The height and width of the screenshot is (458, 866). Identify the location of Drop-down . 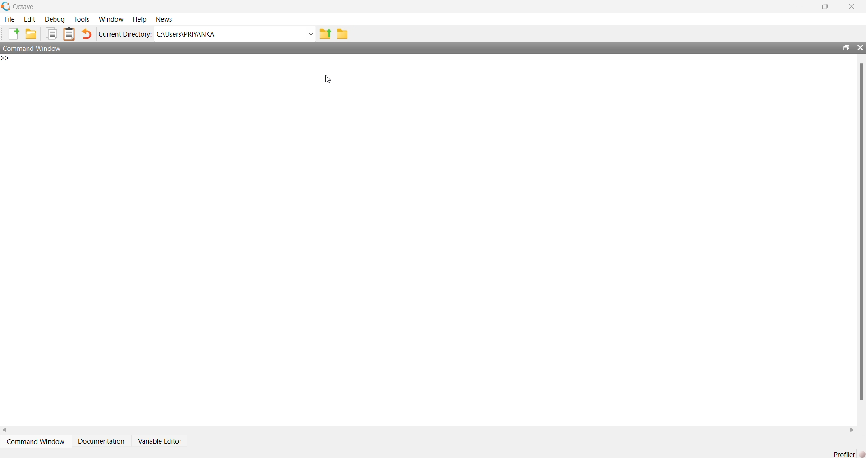
(311, 34).